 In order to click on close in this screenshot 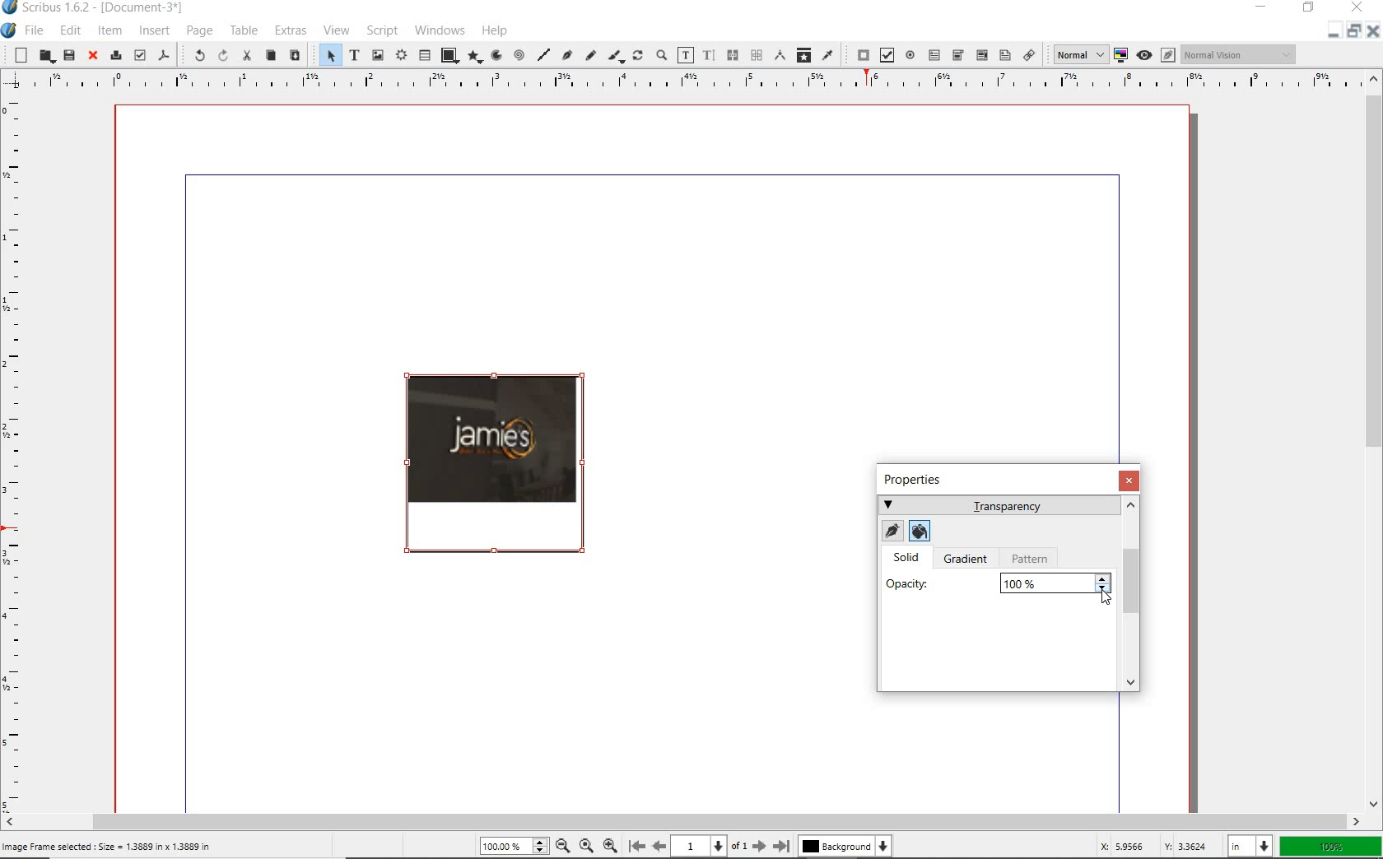, I will do `click(94, 55)`.